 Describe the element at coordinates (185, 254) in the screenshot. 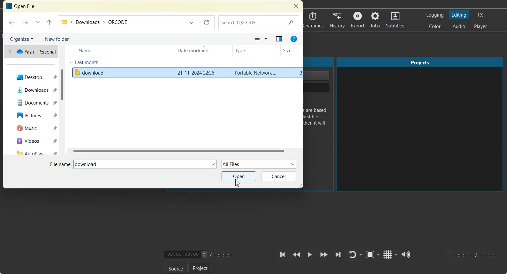

I see `Video Time Adjuster` at that location.